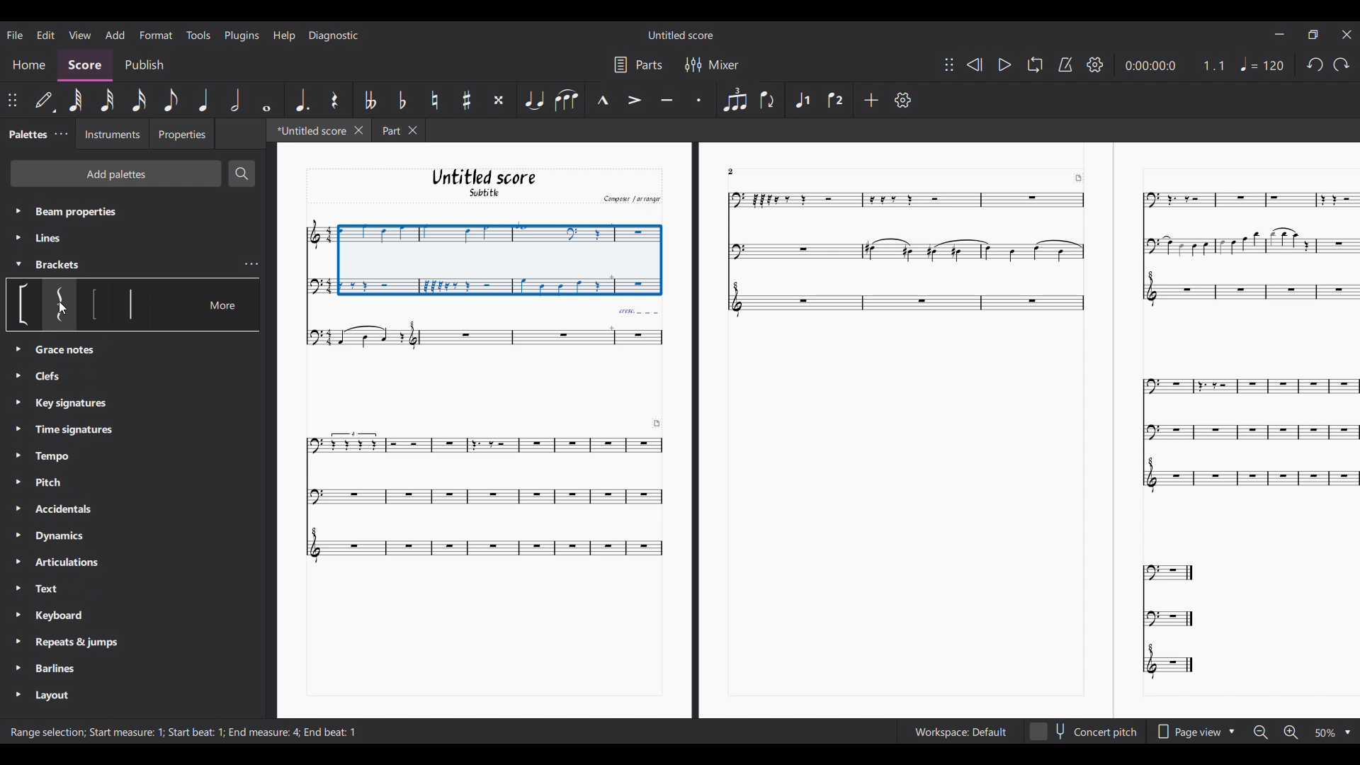 The image size is (1360, 765). I want to click on Change position, so click(948, 64).